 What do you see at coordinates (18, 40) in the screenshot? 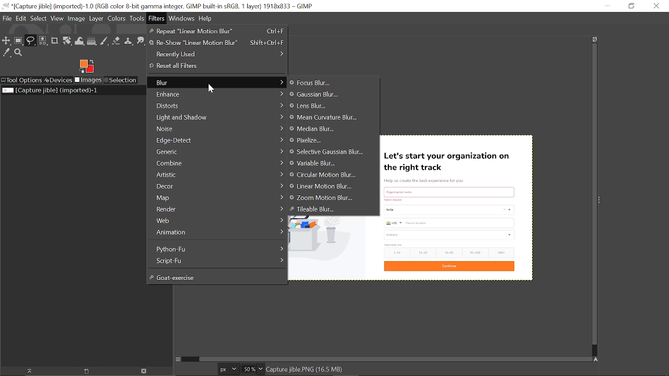
I see `Rectangular select tool` at bounding box center [18, 40].